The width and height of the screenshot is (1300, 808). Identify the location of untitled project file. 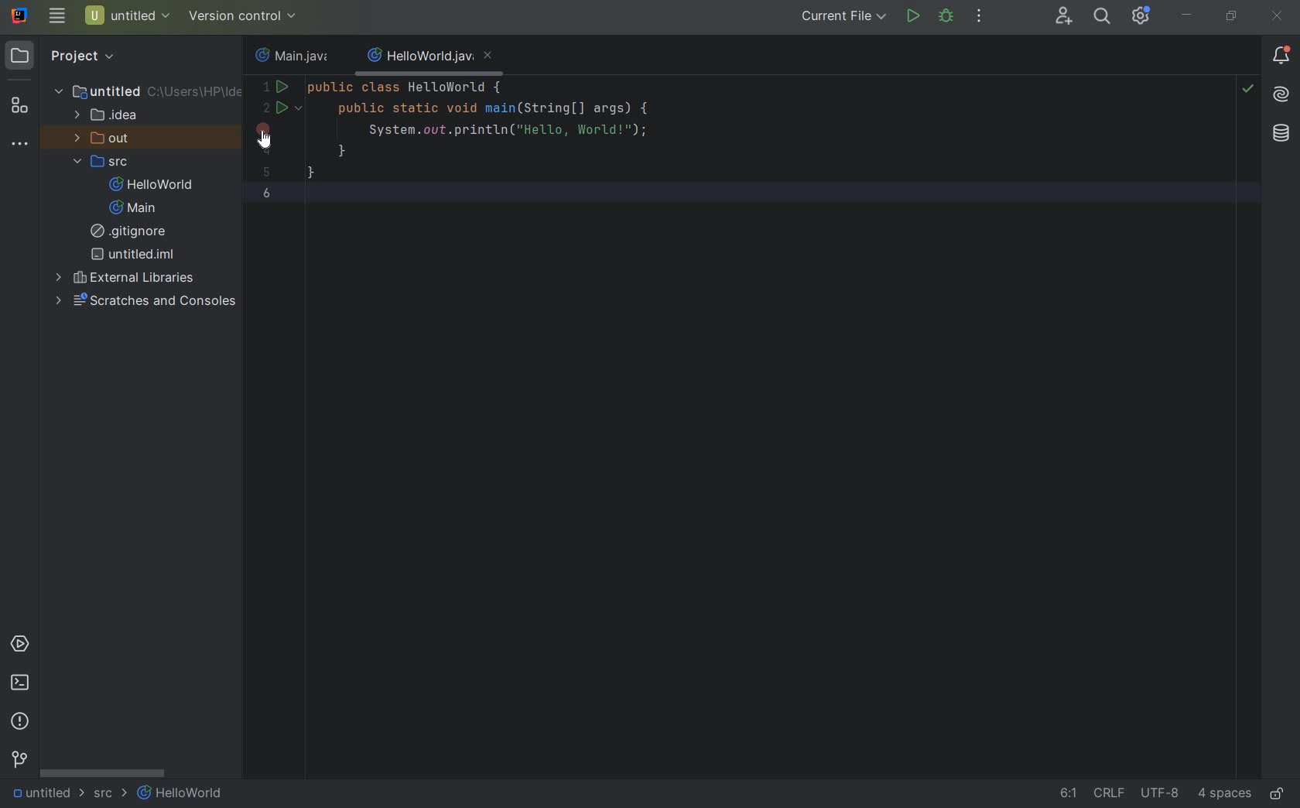
(127, 16).